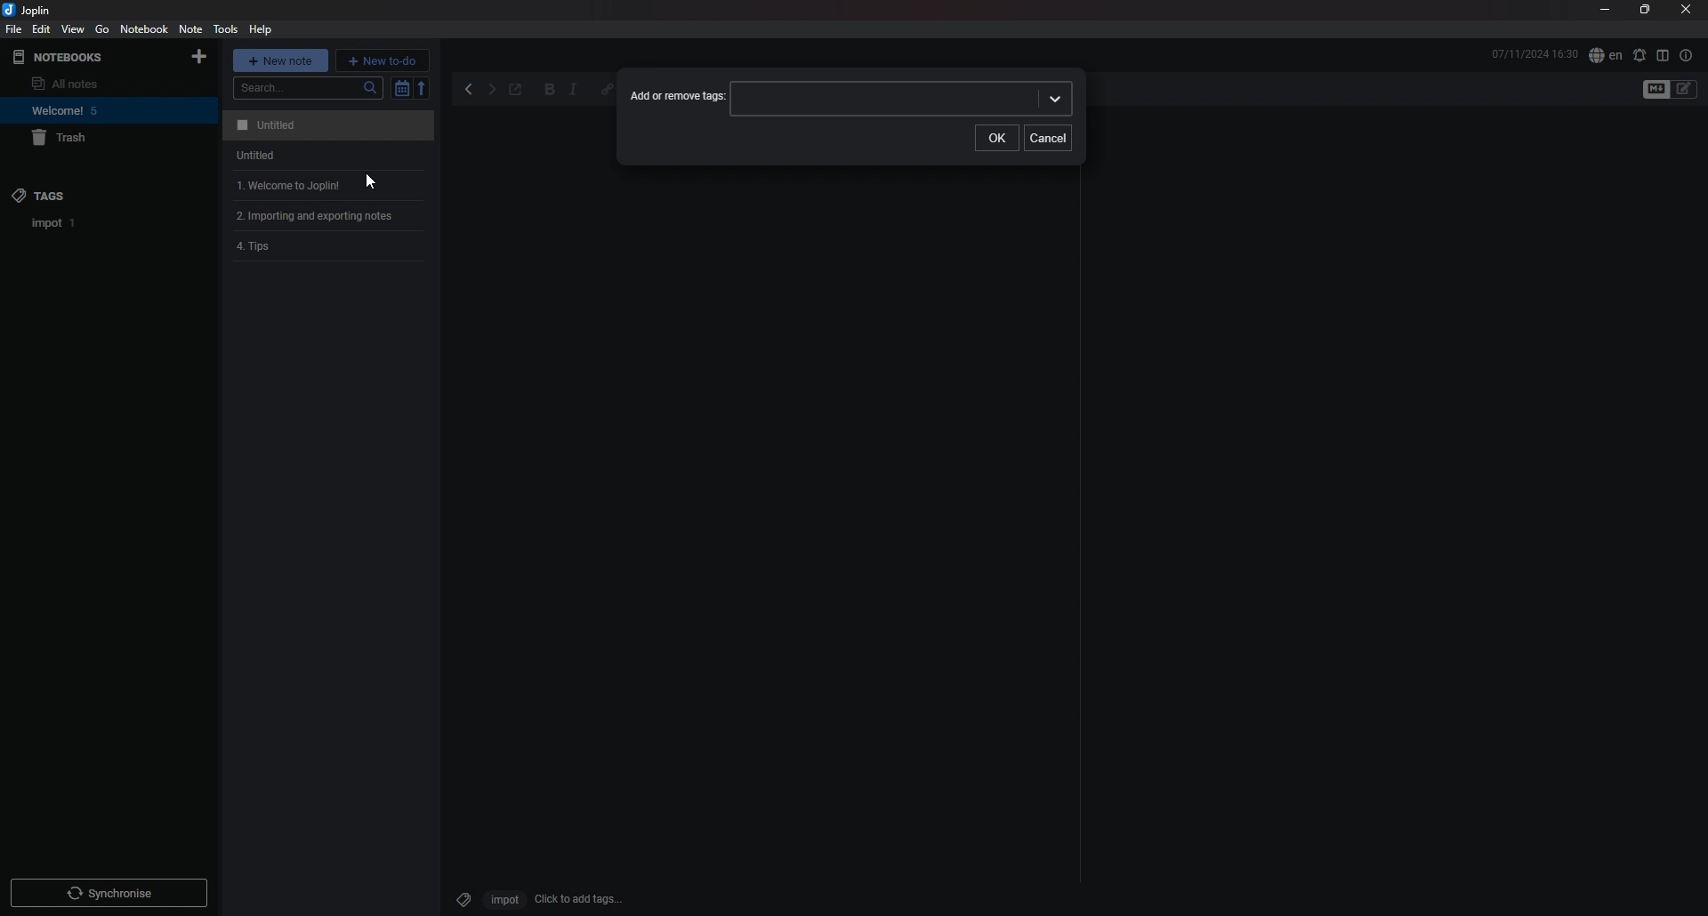 Image resolution: width=1708 pixels, height=916 pixels. Describe the element at coordinates (367, 181) in the screenshot. I see `Cursor` at that location.